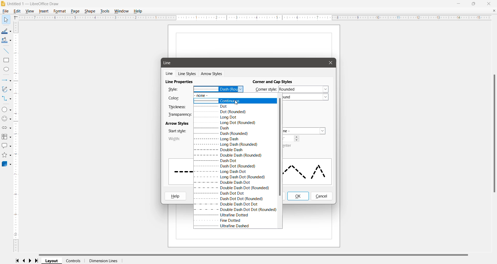 The image size is (497, 264). Describe the element at coordinates (298, 197) in the screenshot. I see `Ok` at that location.